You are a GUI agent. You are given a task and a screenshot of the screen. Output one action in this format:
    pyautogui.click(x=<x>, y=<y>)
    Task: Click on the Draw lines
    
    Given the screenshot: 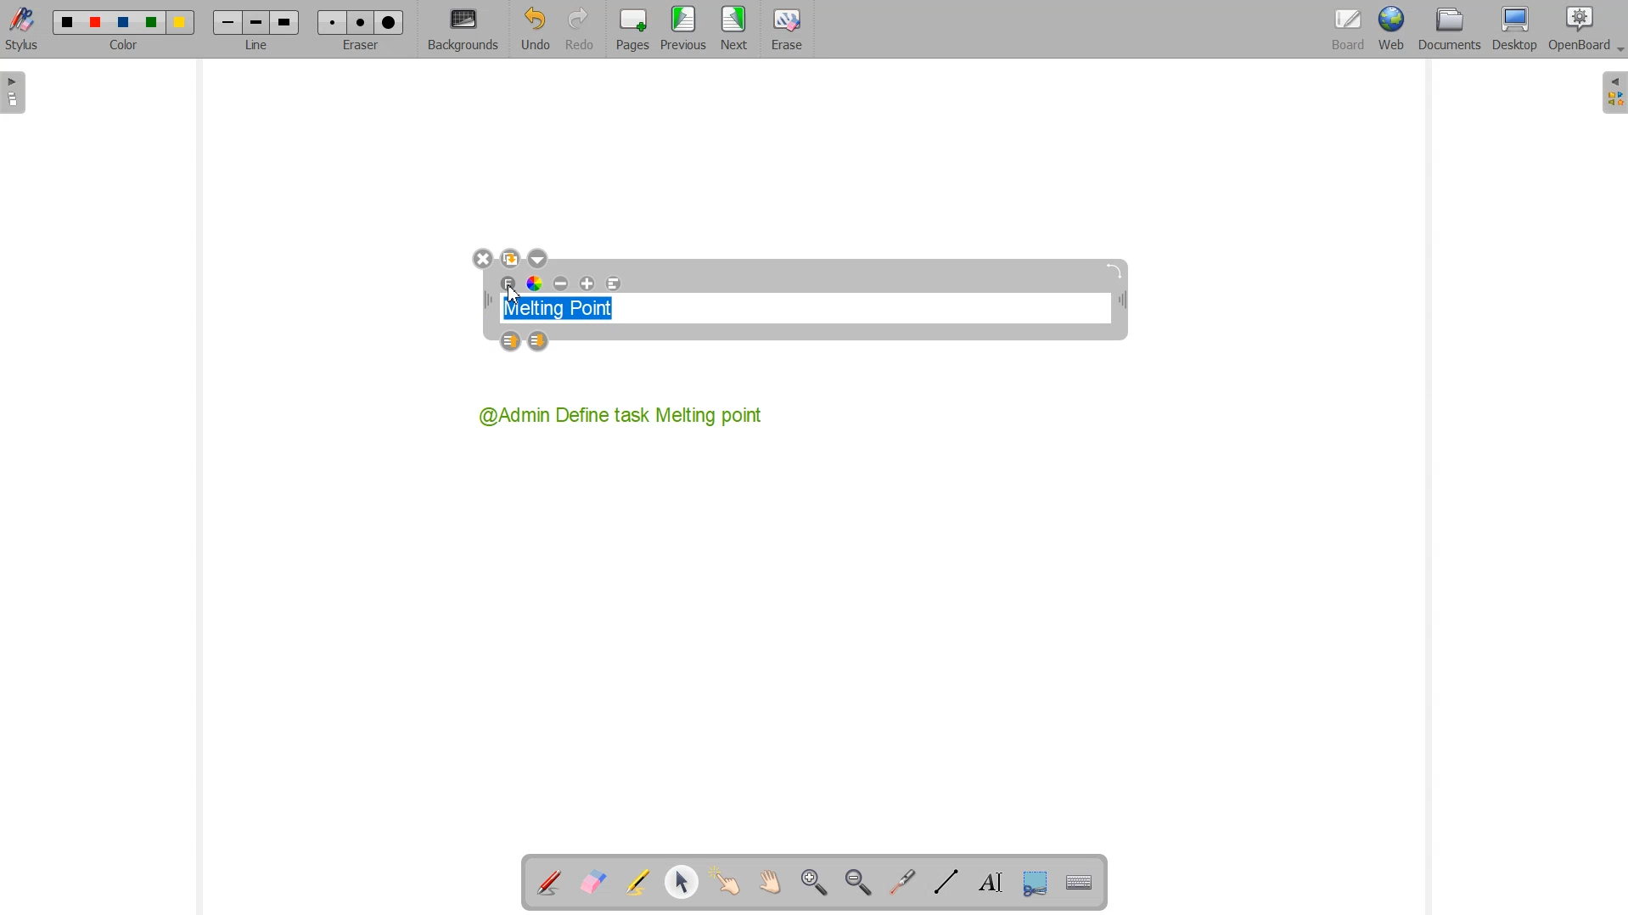 What is the action you would take?
    pyautogui.click(x=946, y=882)
    